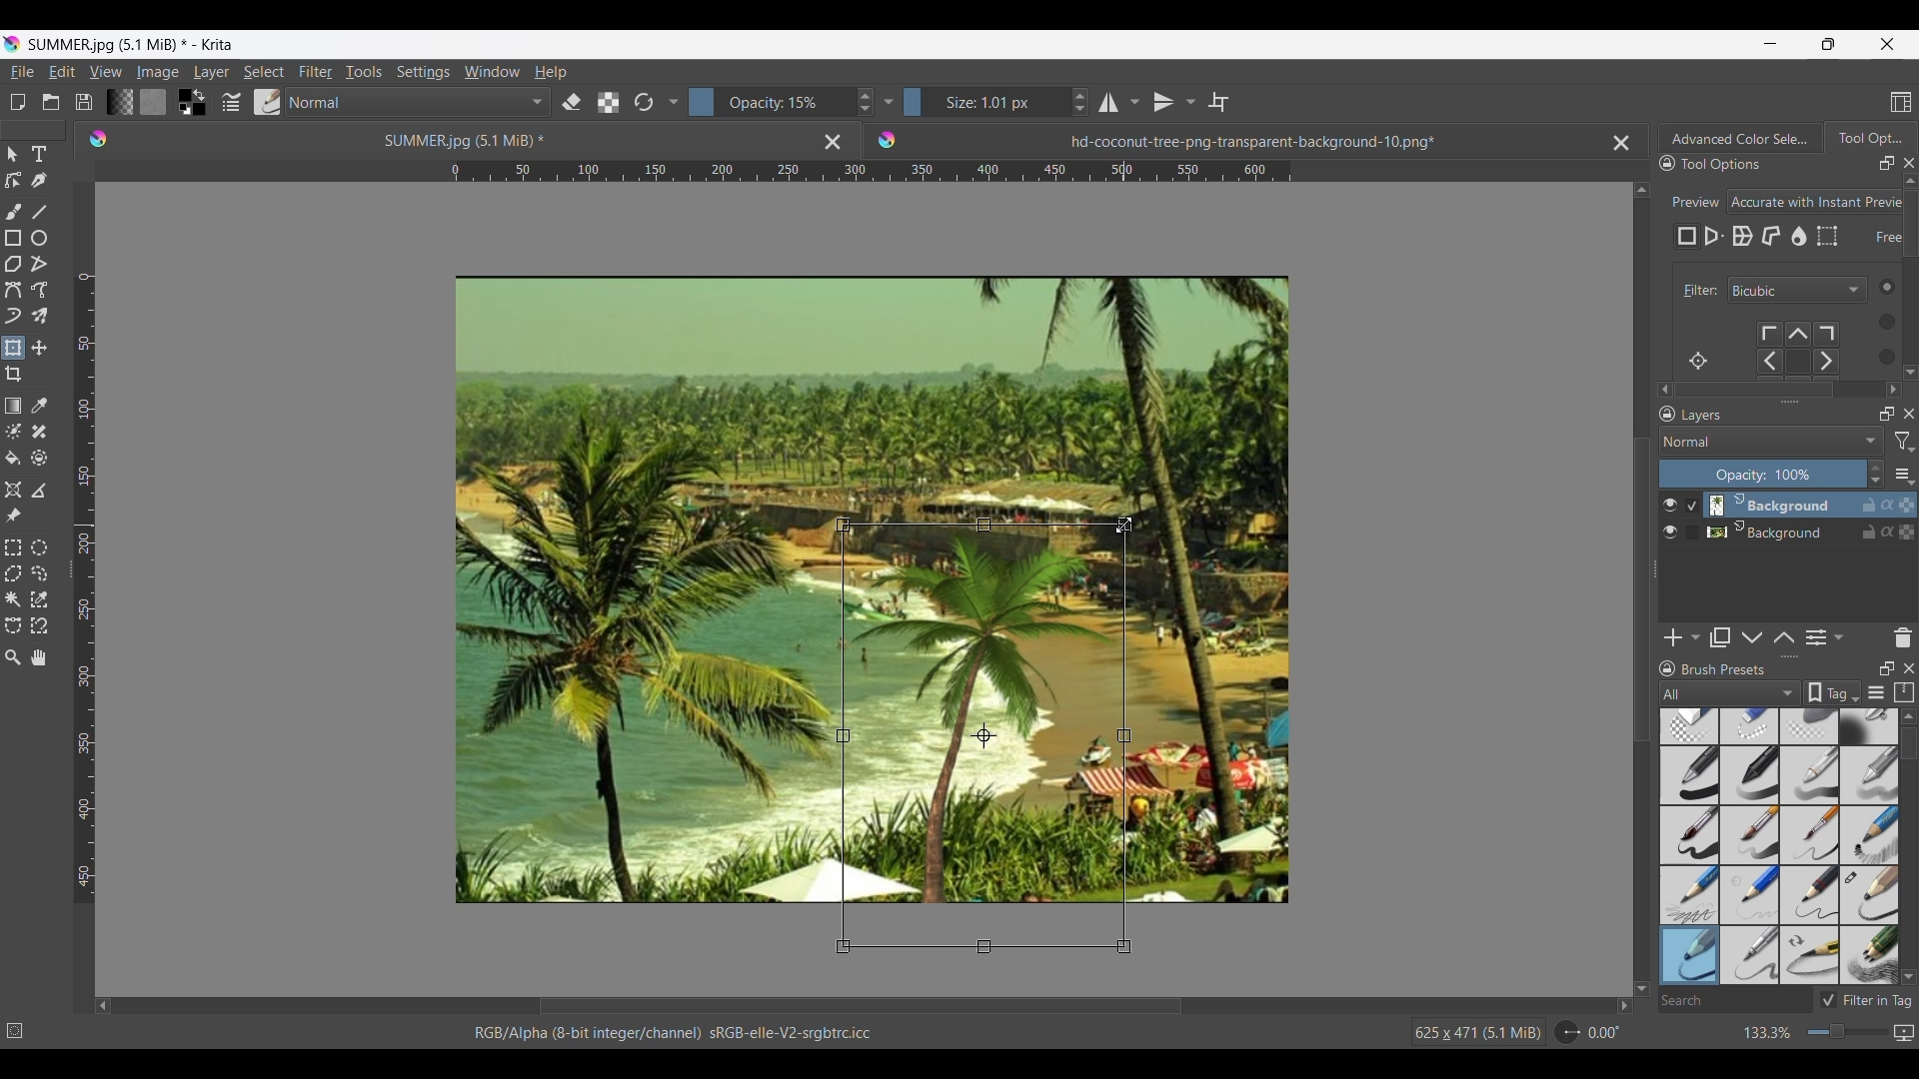 This screenshot has width=1919, height=1079. Describe the element at coordinates (1742, 237) in the screenshot. I see `Warp` at that location.